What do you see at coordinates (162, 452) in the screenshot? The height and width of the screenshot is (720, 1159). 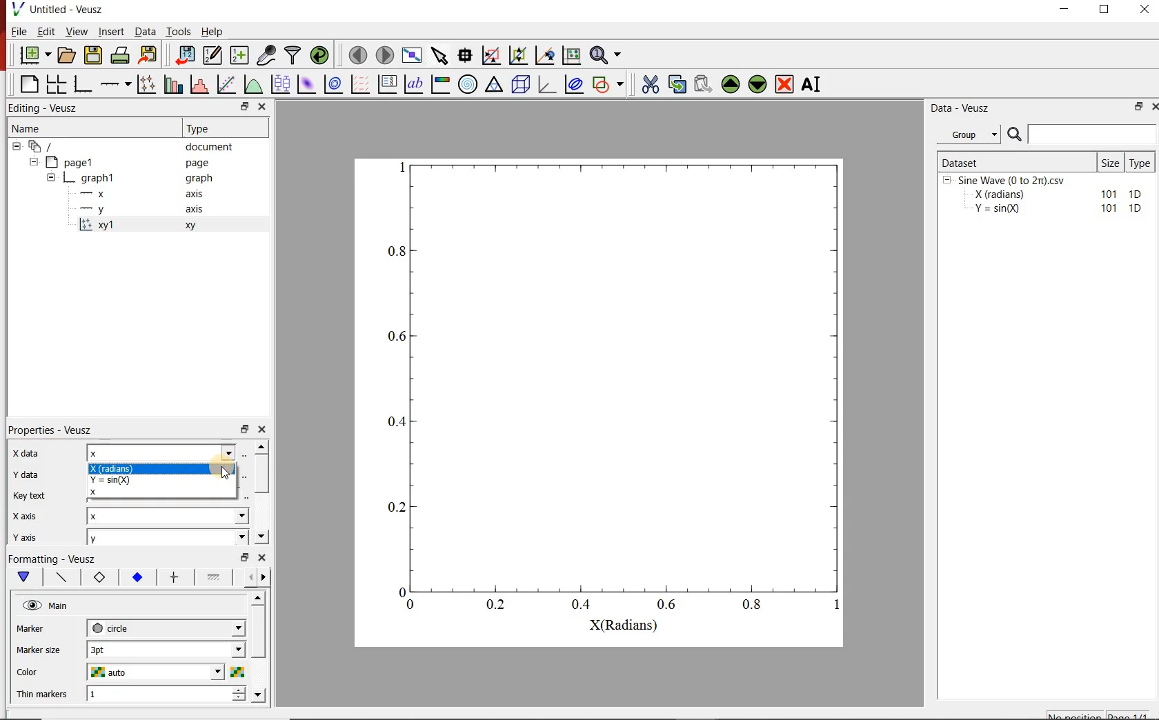 I see `Textbox` at bounding box center [162, 452].